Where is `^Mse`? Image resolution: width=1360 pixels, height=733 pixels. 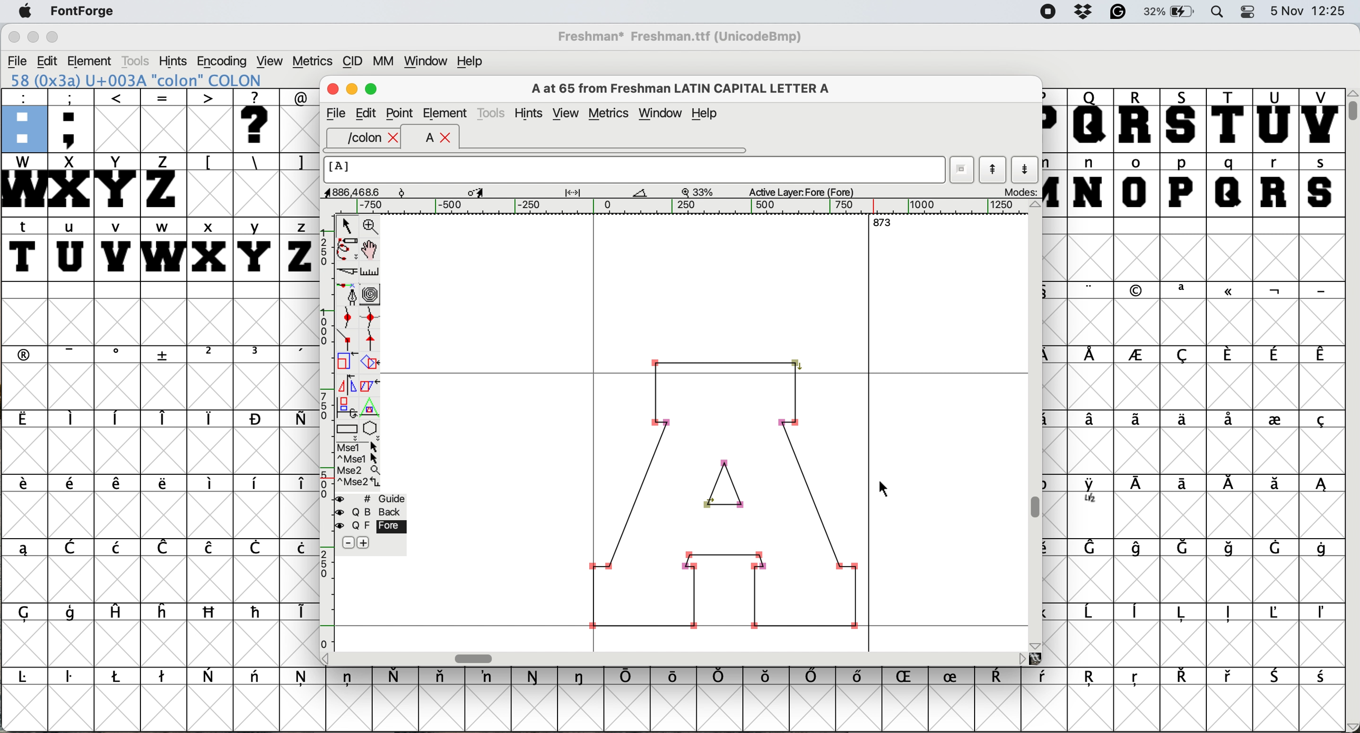 ^Mse is located at coordinates (358, 457).